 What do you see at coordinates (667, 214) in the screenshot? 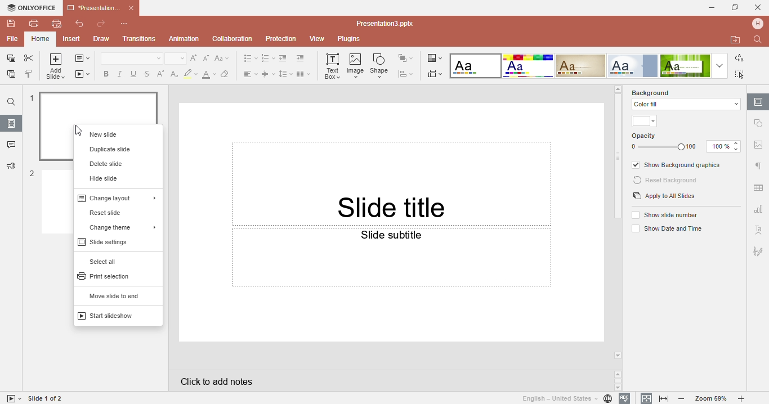
I see `Show slide numbers` at bounding box center [667, 214].